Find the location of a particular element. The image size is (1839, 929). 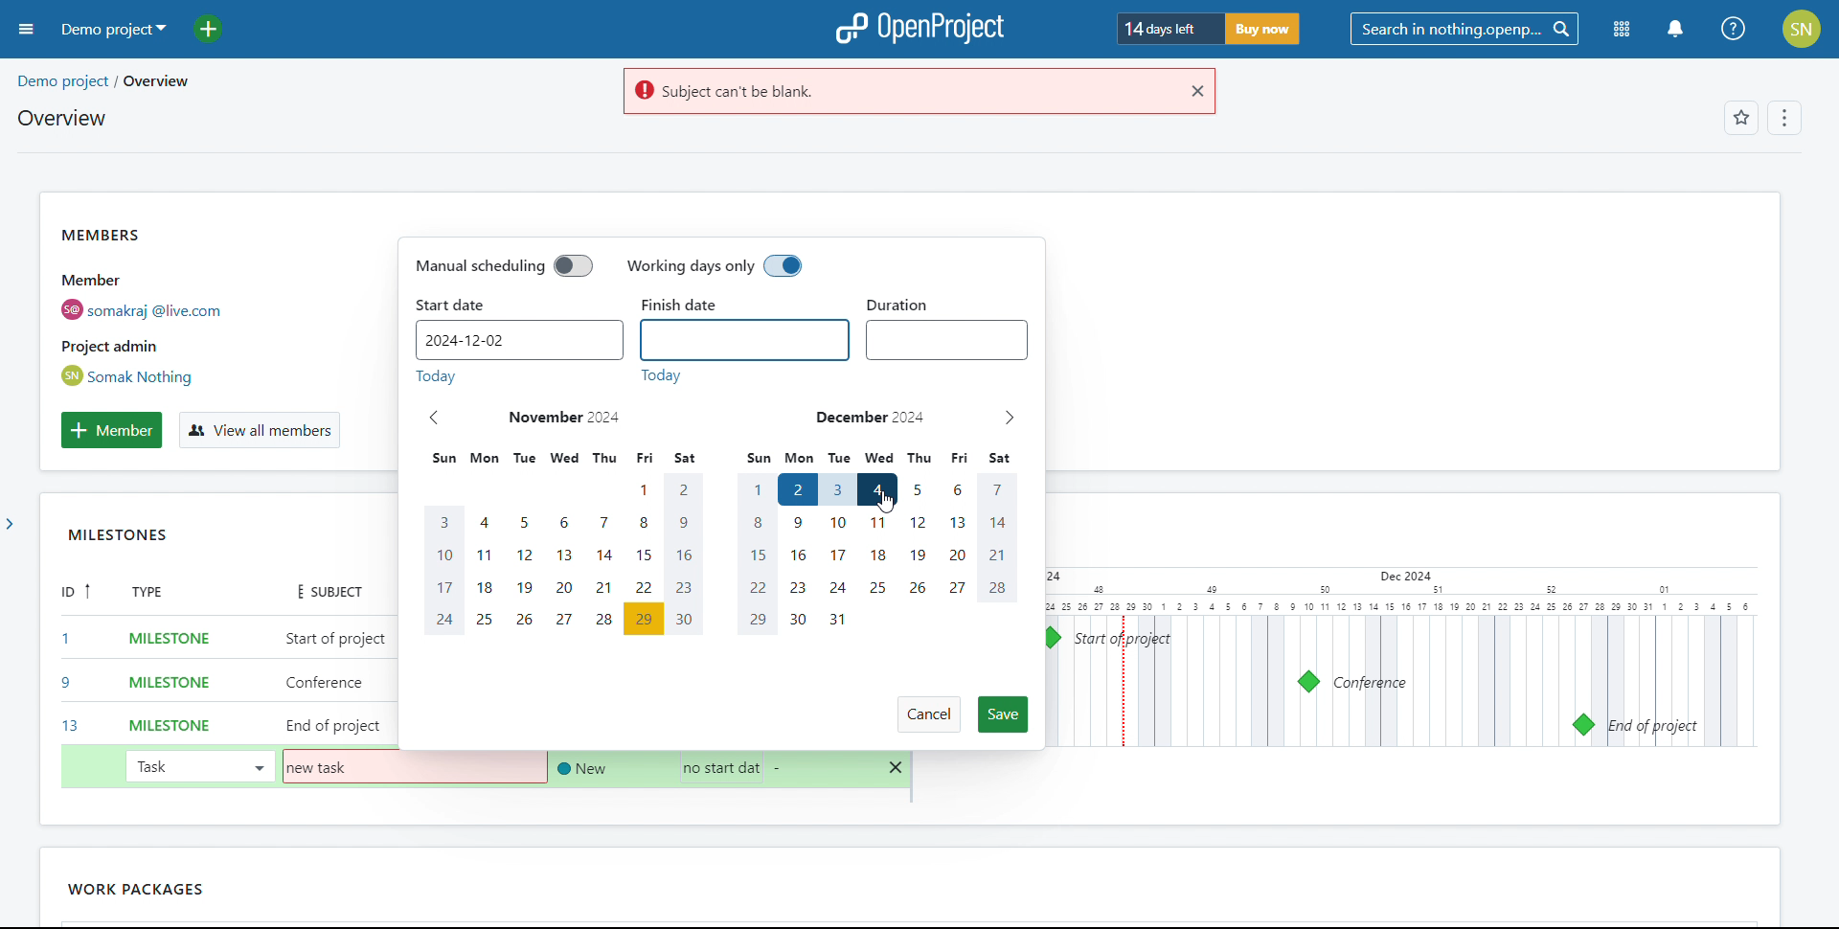

set type is located at coordinates (159, 679).